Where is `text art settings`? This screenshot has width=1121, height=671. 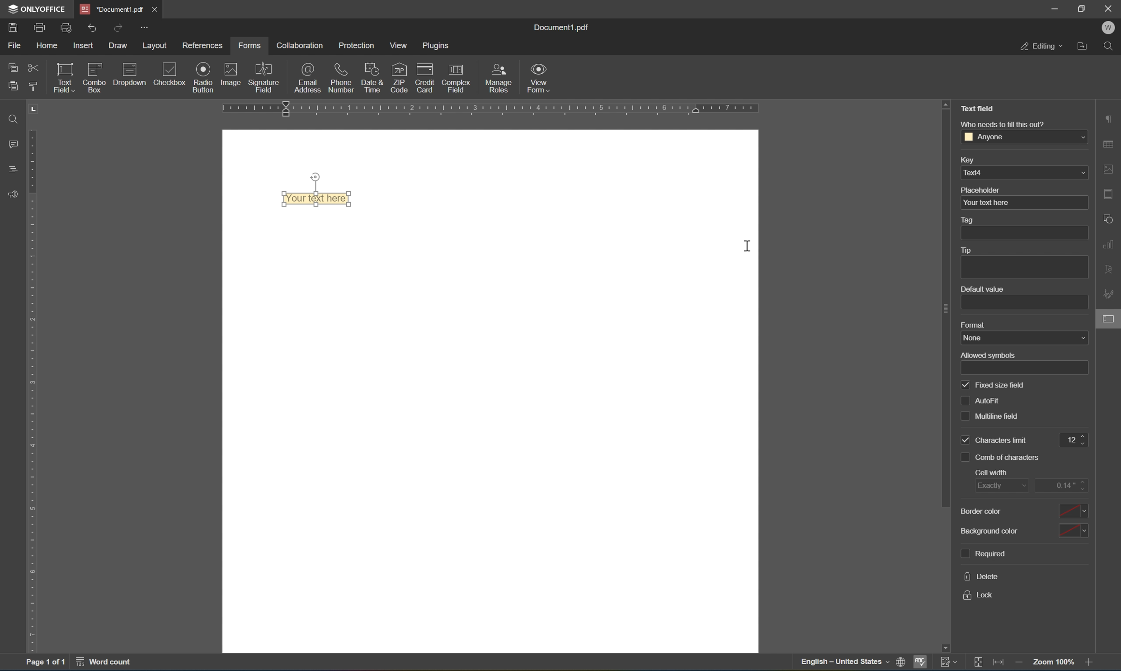 text art settings is located at coordinates (1111, 271).